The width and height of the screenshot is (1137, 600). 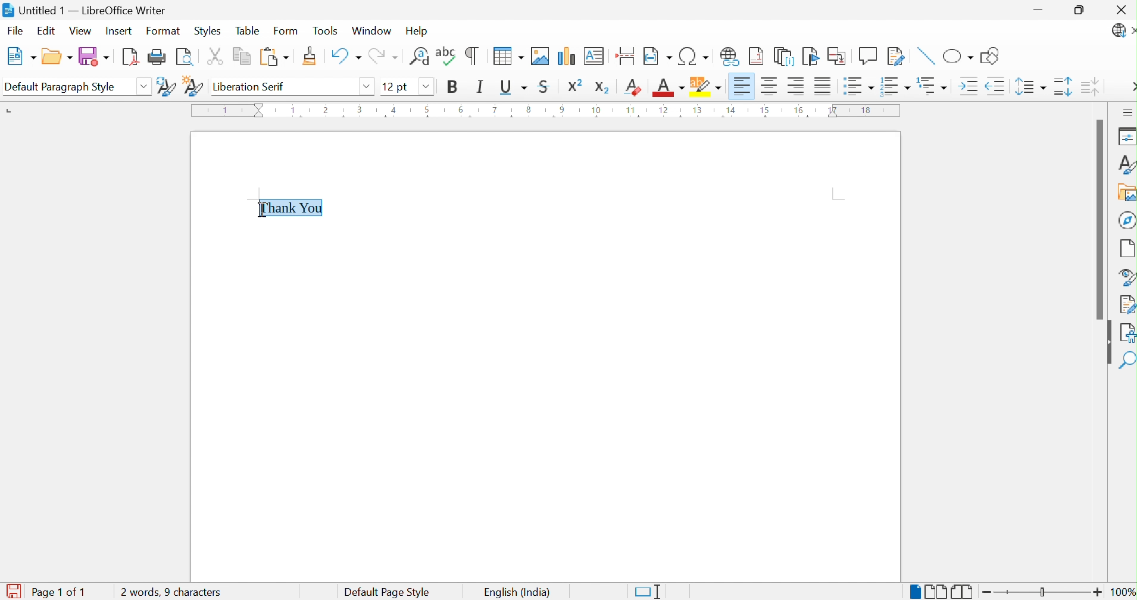 I want to click on Paste, so click(x=274, y=57).